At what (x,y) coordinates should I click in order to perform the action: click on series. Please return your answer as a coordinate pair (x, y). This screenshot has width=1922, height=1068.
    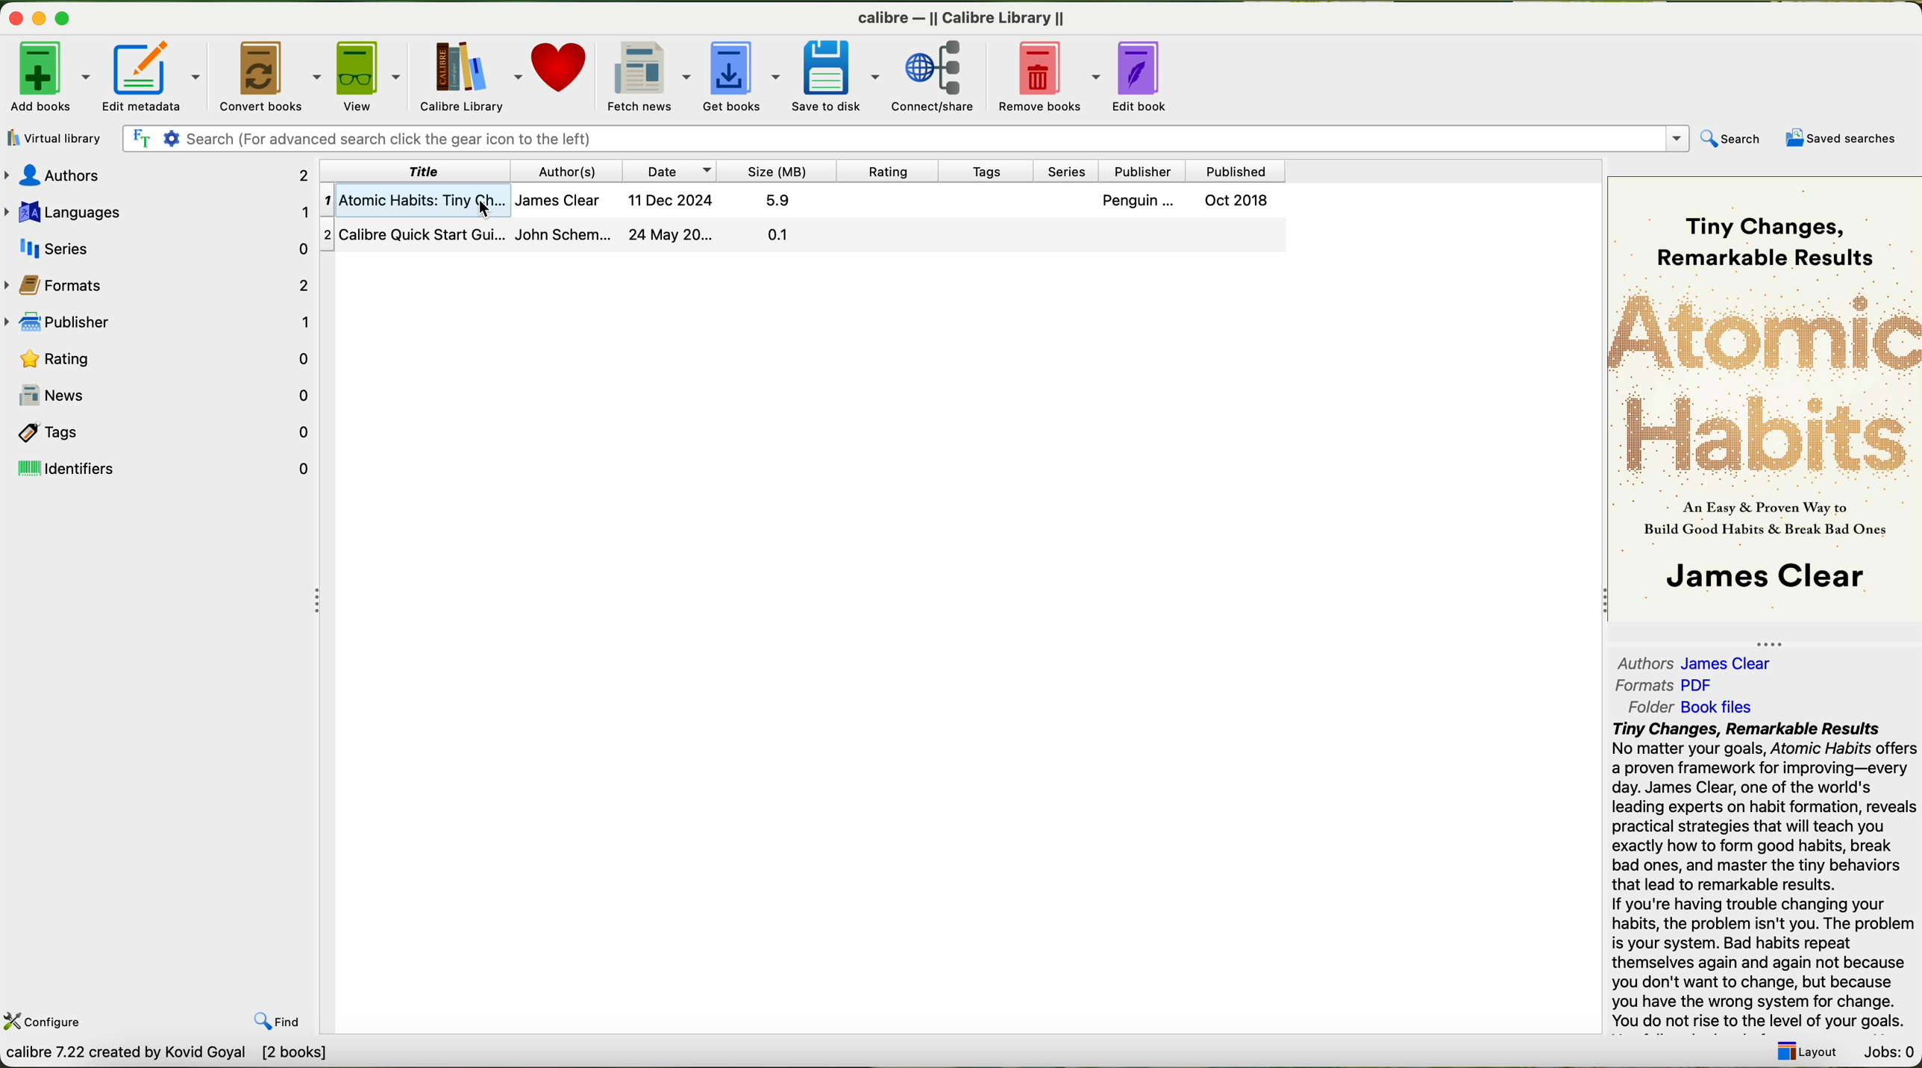
    Looking at the image, I should click on (159, 246).